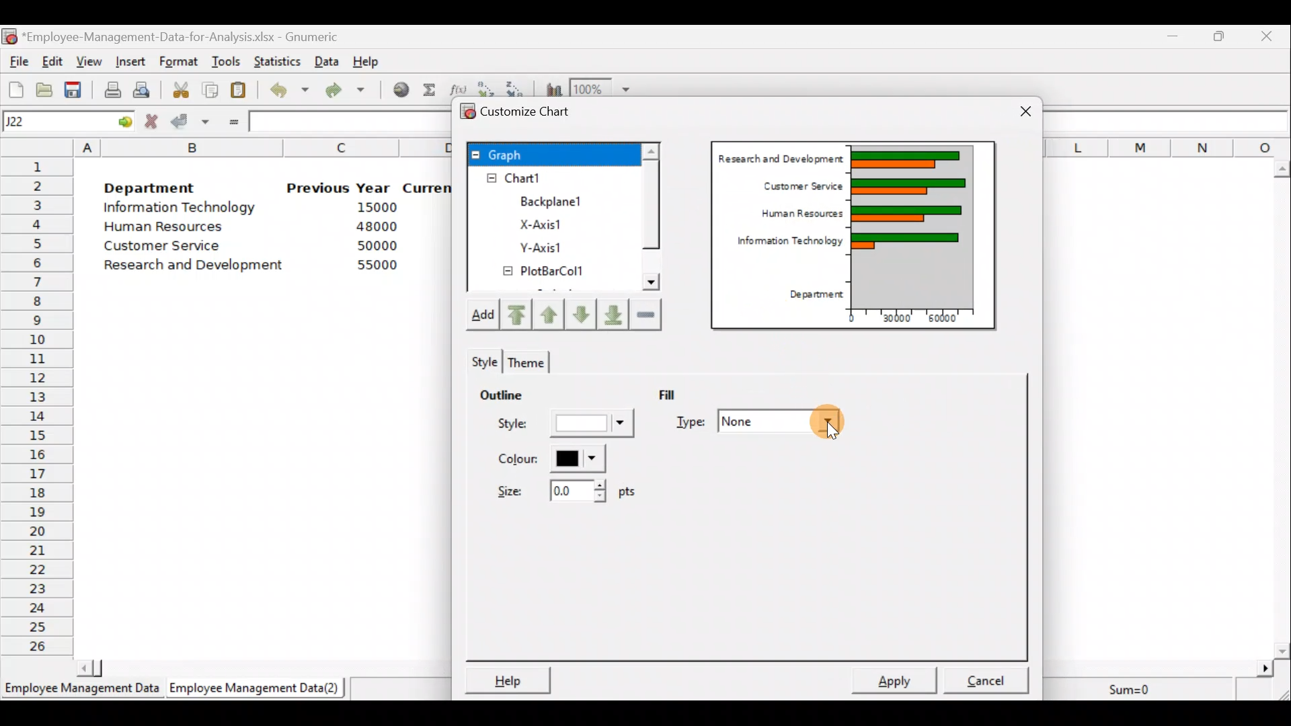 This screenshot has height=726, width=1291. I want to click on Open a file, so click(44, 88).